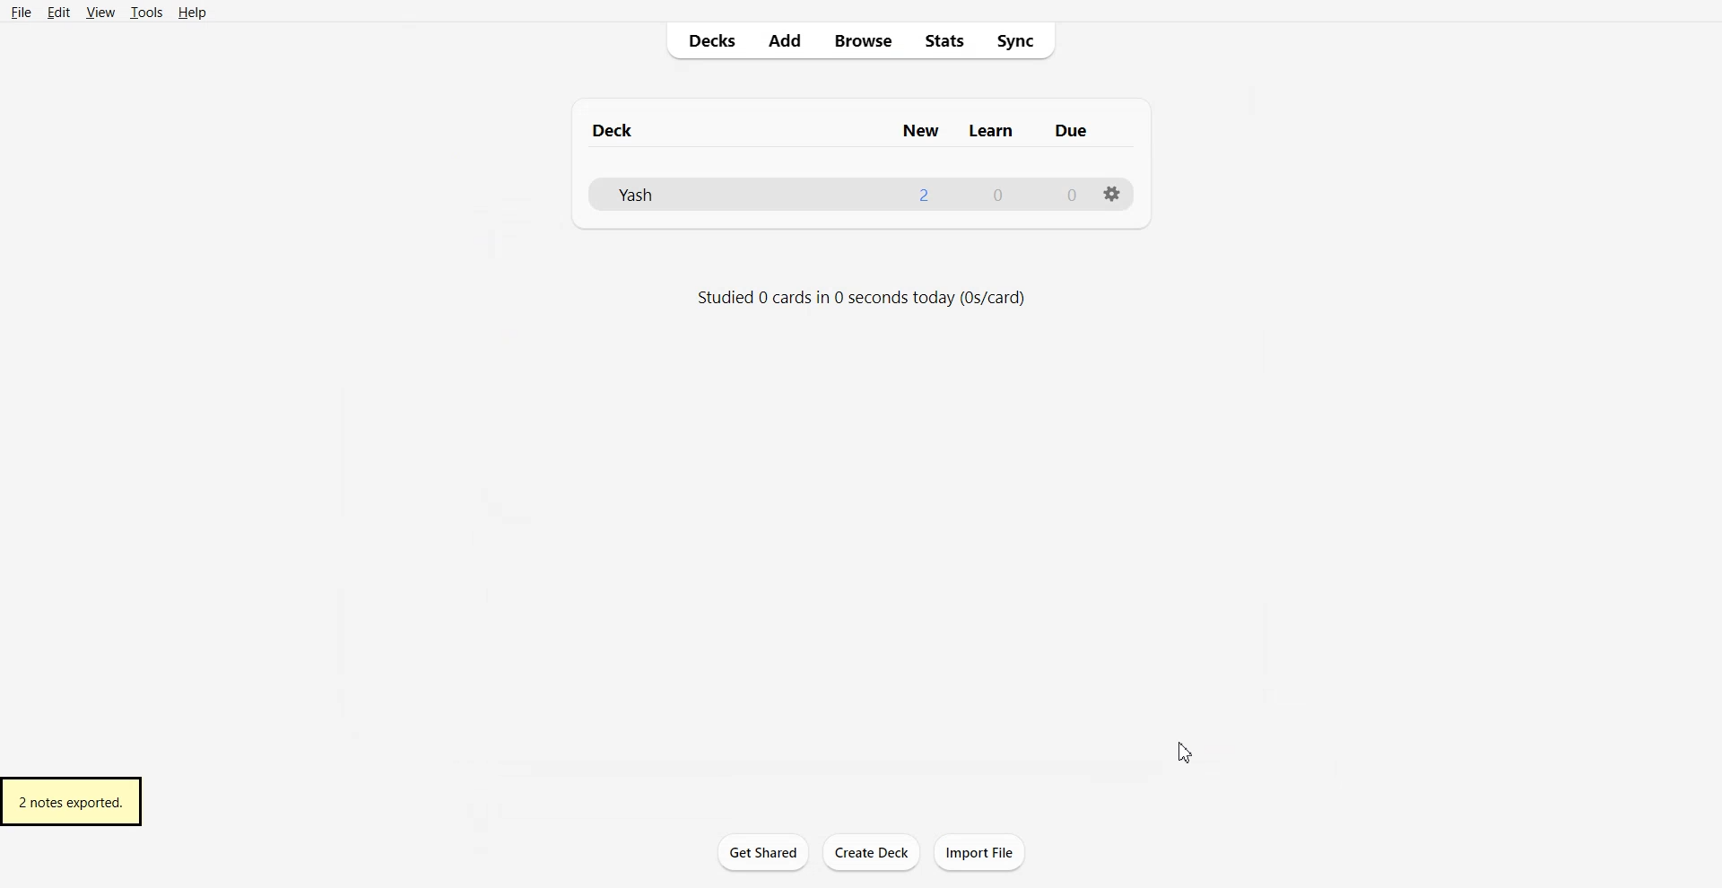 This screenshot has height=888, width=1722. I want to click on Settings, so click(1115, 195).